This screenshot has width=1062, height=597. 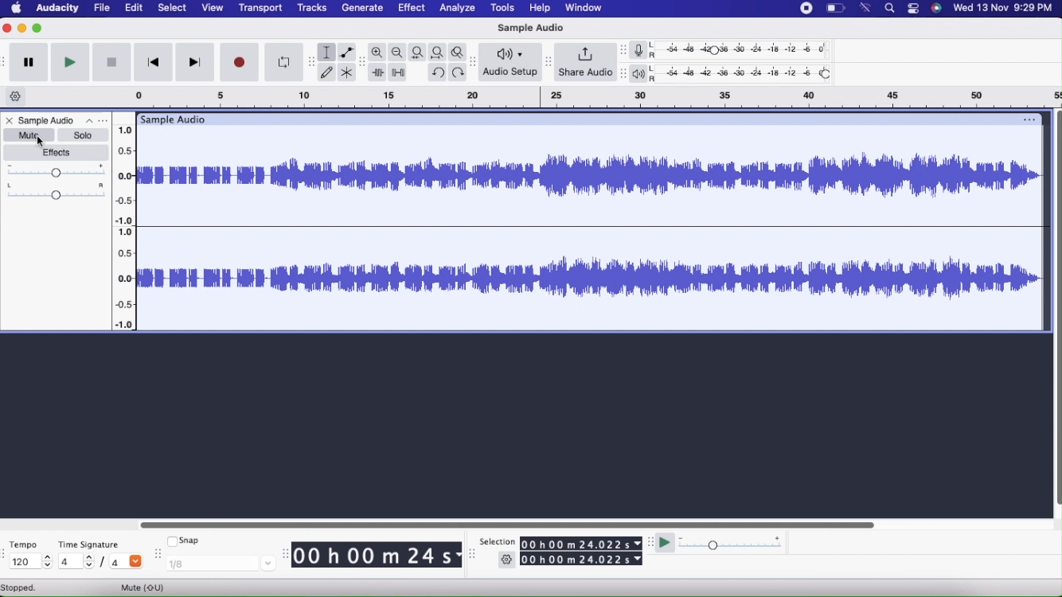 What do you see at coordinates (327, 72) in the screenshot?
I see `Draw tool` at bounding box center [327, 72].